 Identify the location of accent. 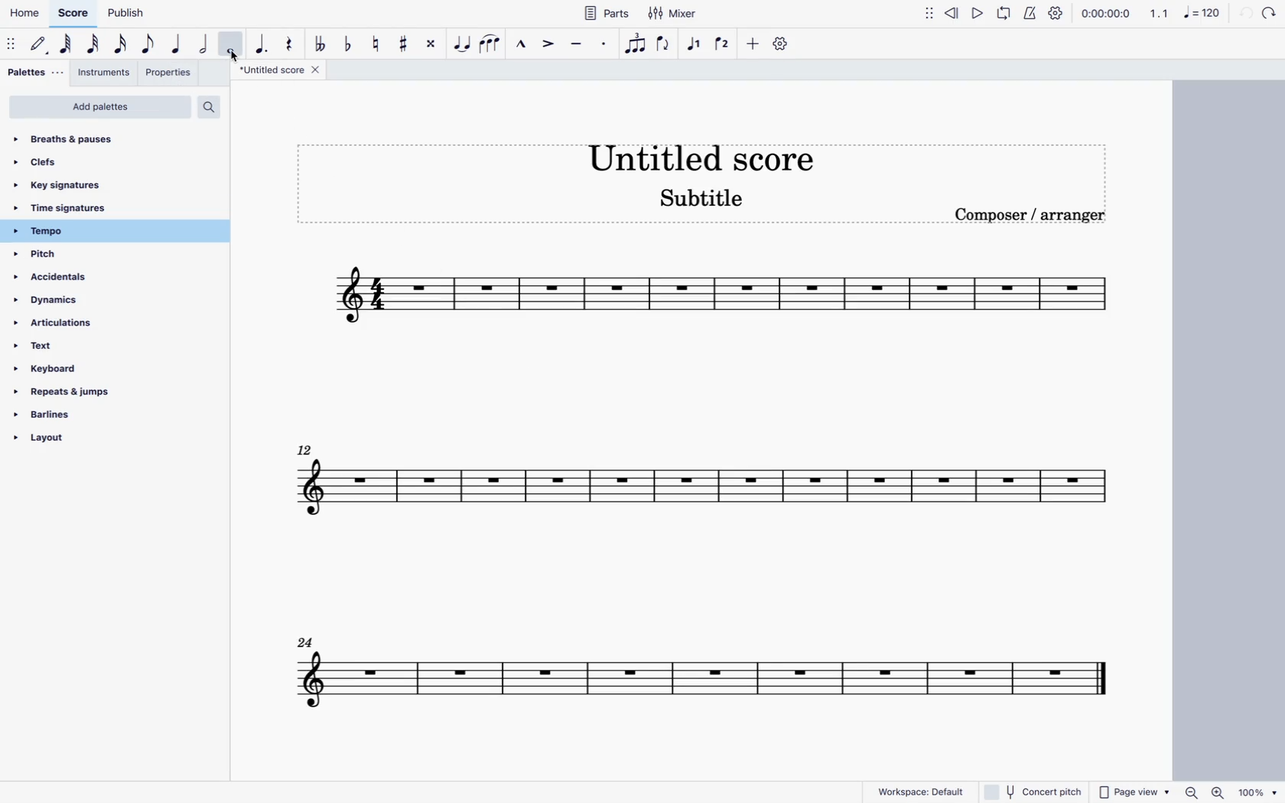
(548, 44).